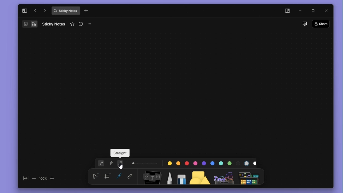 The height and width of the screenshot is (193, 343). I want to click on close, so click(327, 10).